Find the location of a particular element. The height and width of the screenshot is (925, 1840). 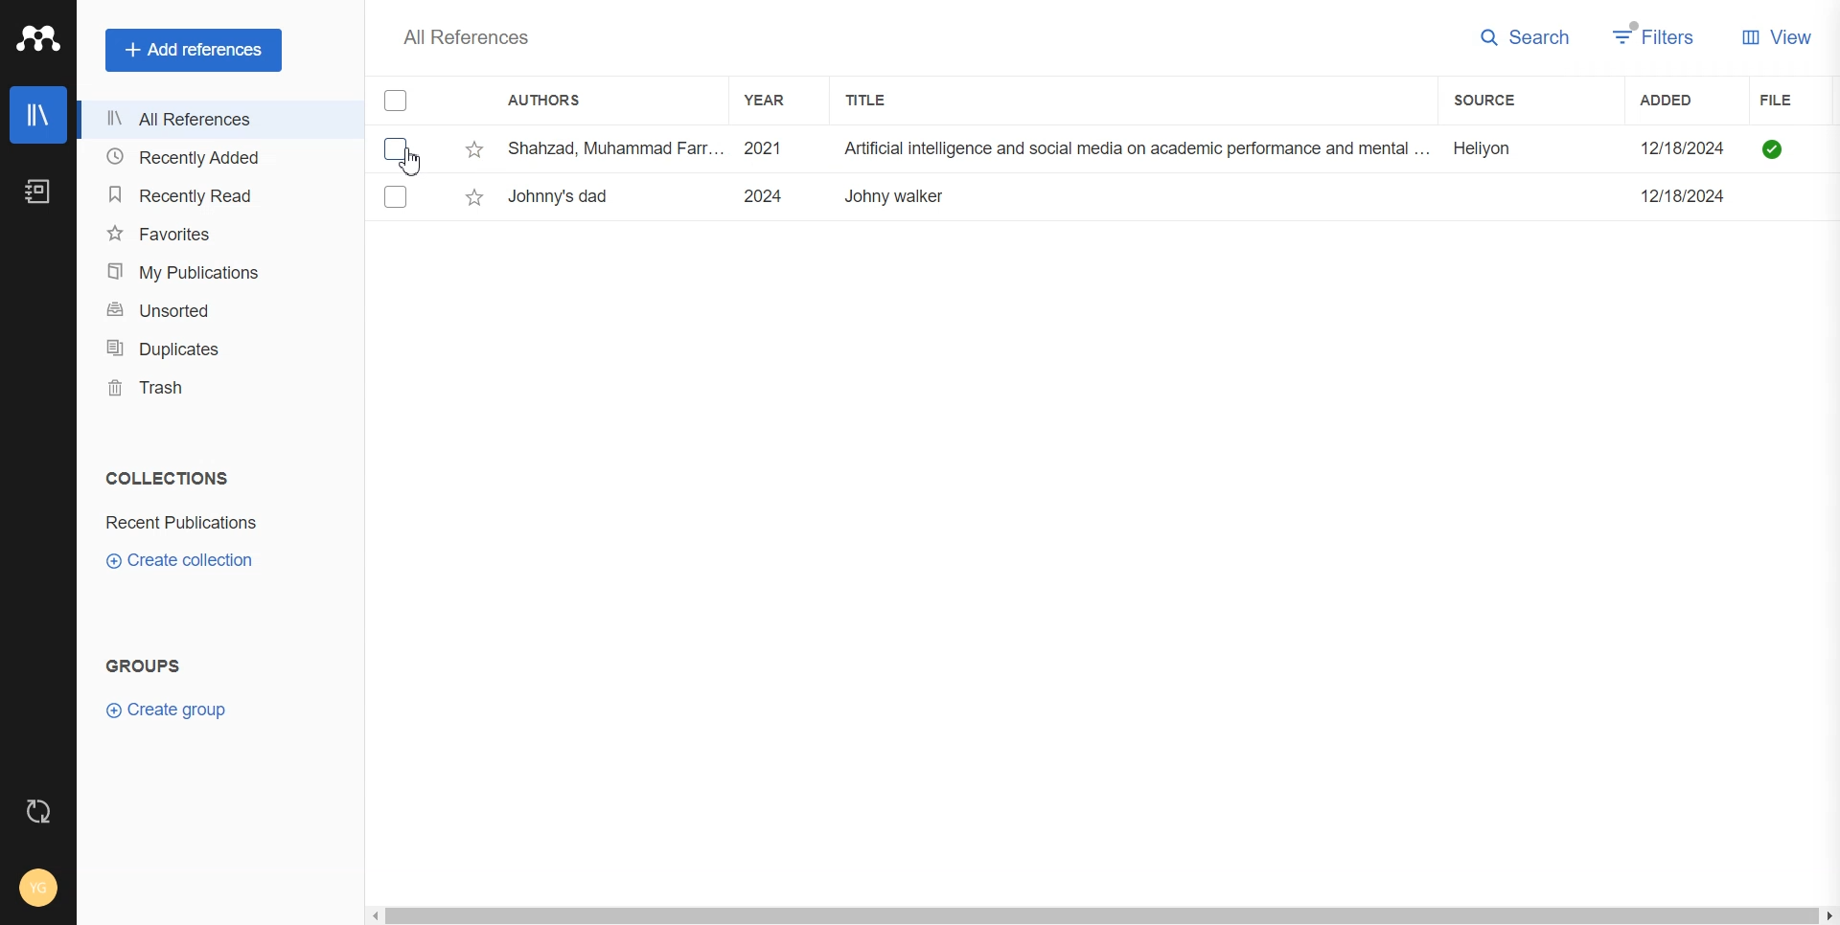

Logo is located at coordinates (37, 37).